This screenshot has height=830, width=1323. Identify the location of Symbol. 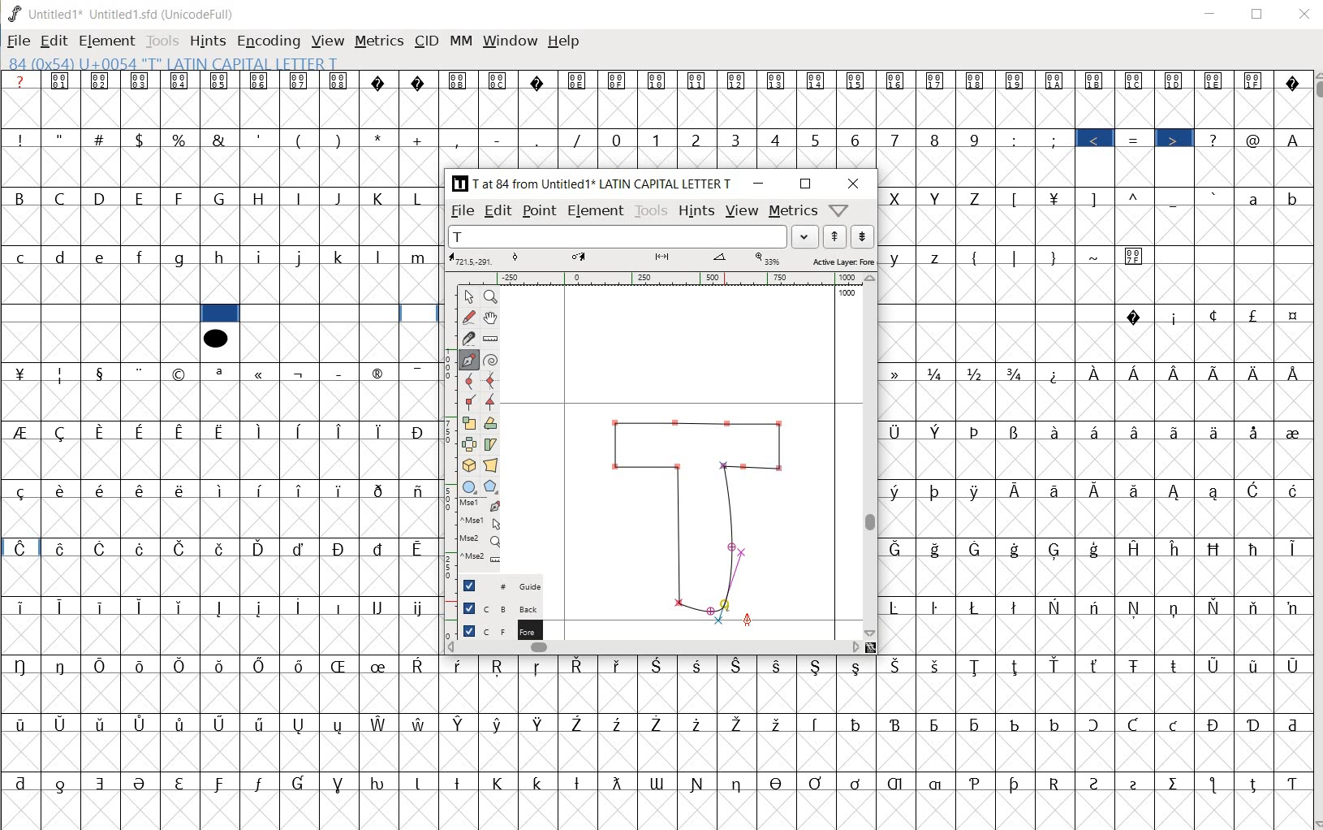
(1015, 374).